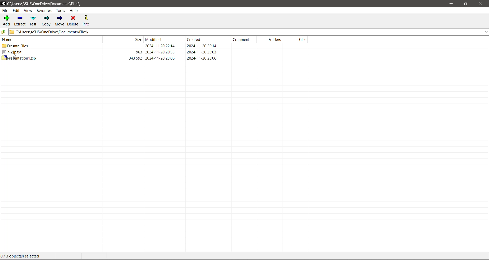  I want to click on Comment, so click(243, 40).